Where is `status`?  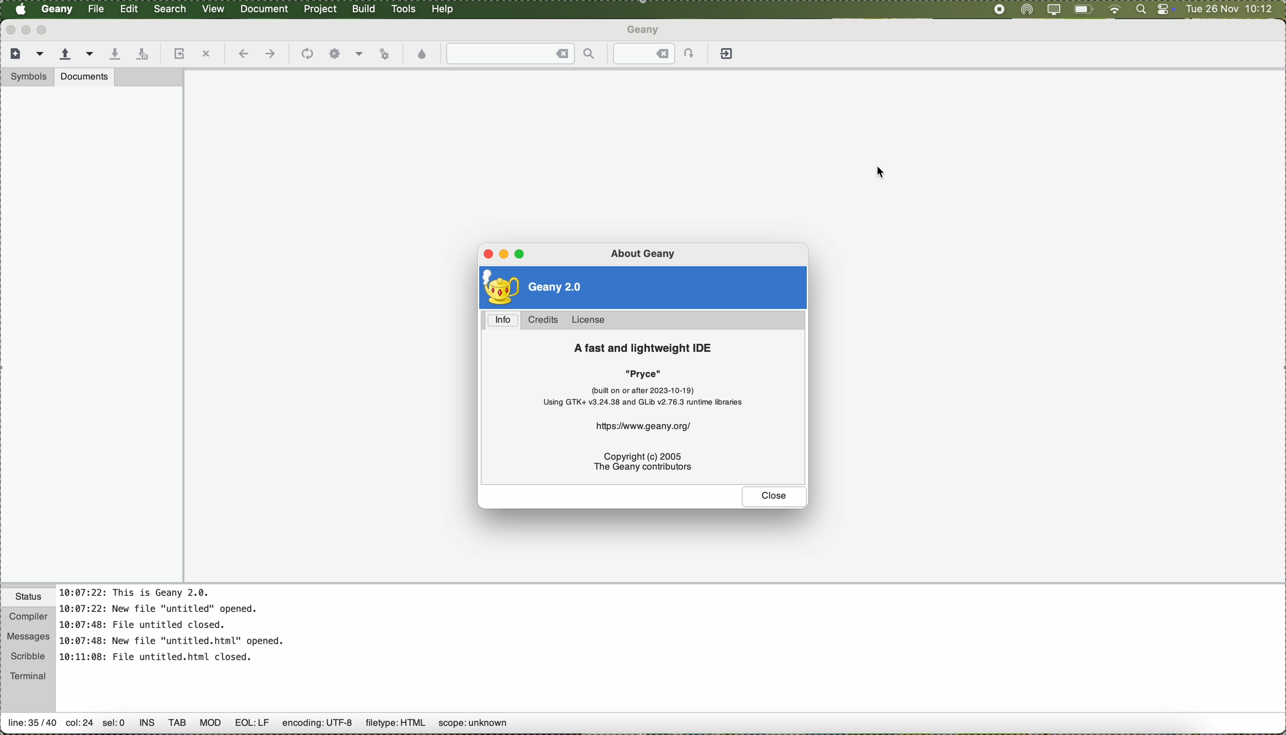
status is located at coordinates (26, 596).